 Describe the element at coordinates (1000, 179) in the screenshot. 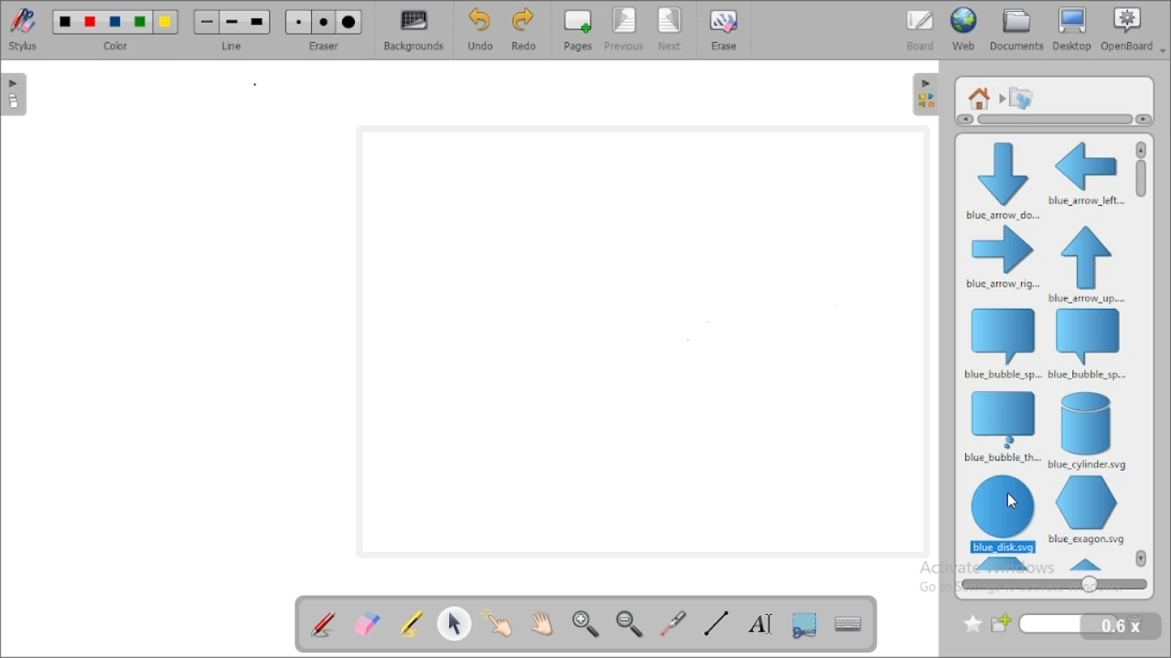

I see `blue arrow down` at that location.